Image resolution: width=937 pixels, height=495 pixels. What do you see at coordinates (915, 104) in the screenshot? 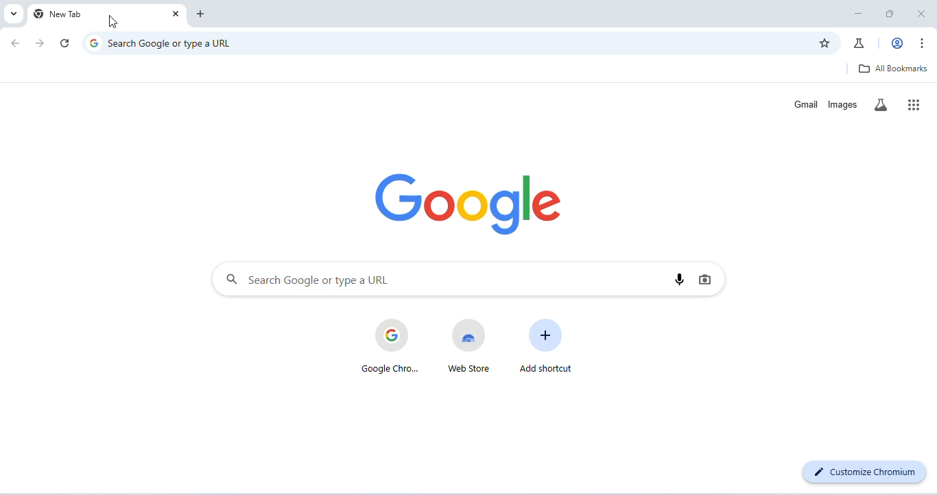
I see `google apps` at bounding box center [915, 104].